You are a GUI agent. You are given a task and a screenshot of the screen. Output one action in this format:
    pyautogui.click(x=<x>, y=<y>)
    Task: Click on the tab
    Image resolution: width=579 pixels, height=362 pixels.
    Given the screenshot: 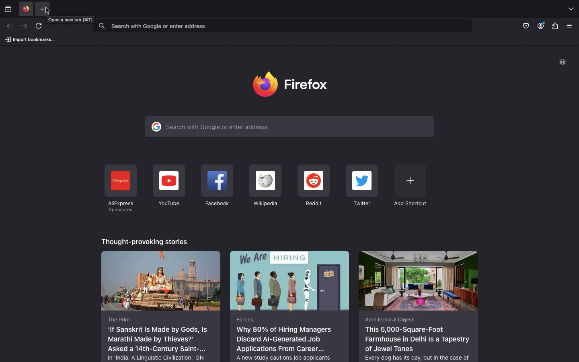 What is the action you would take?
    pyautogui.click(x=25, y=8)
    